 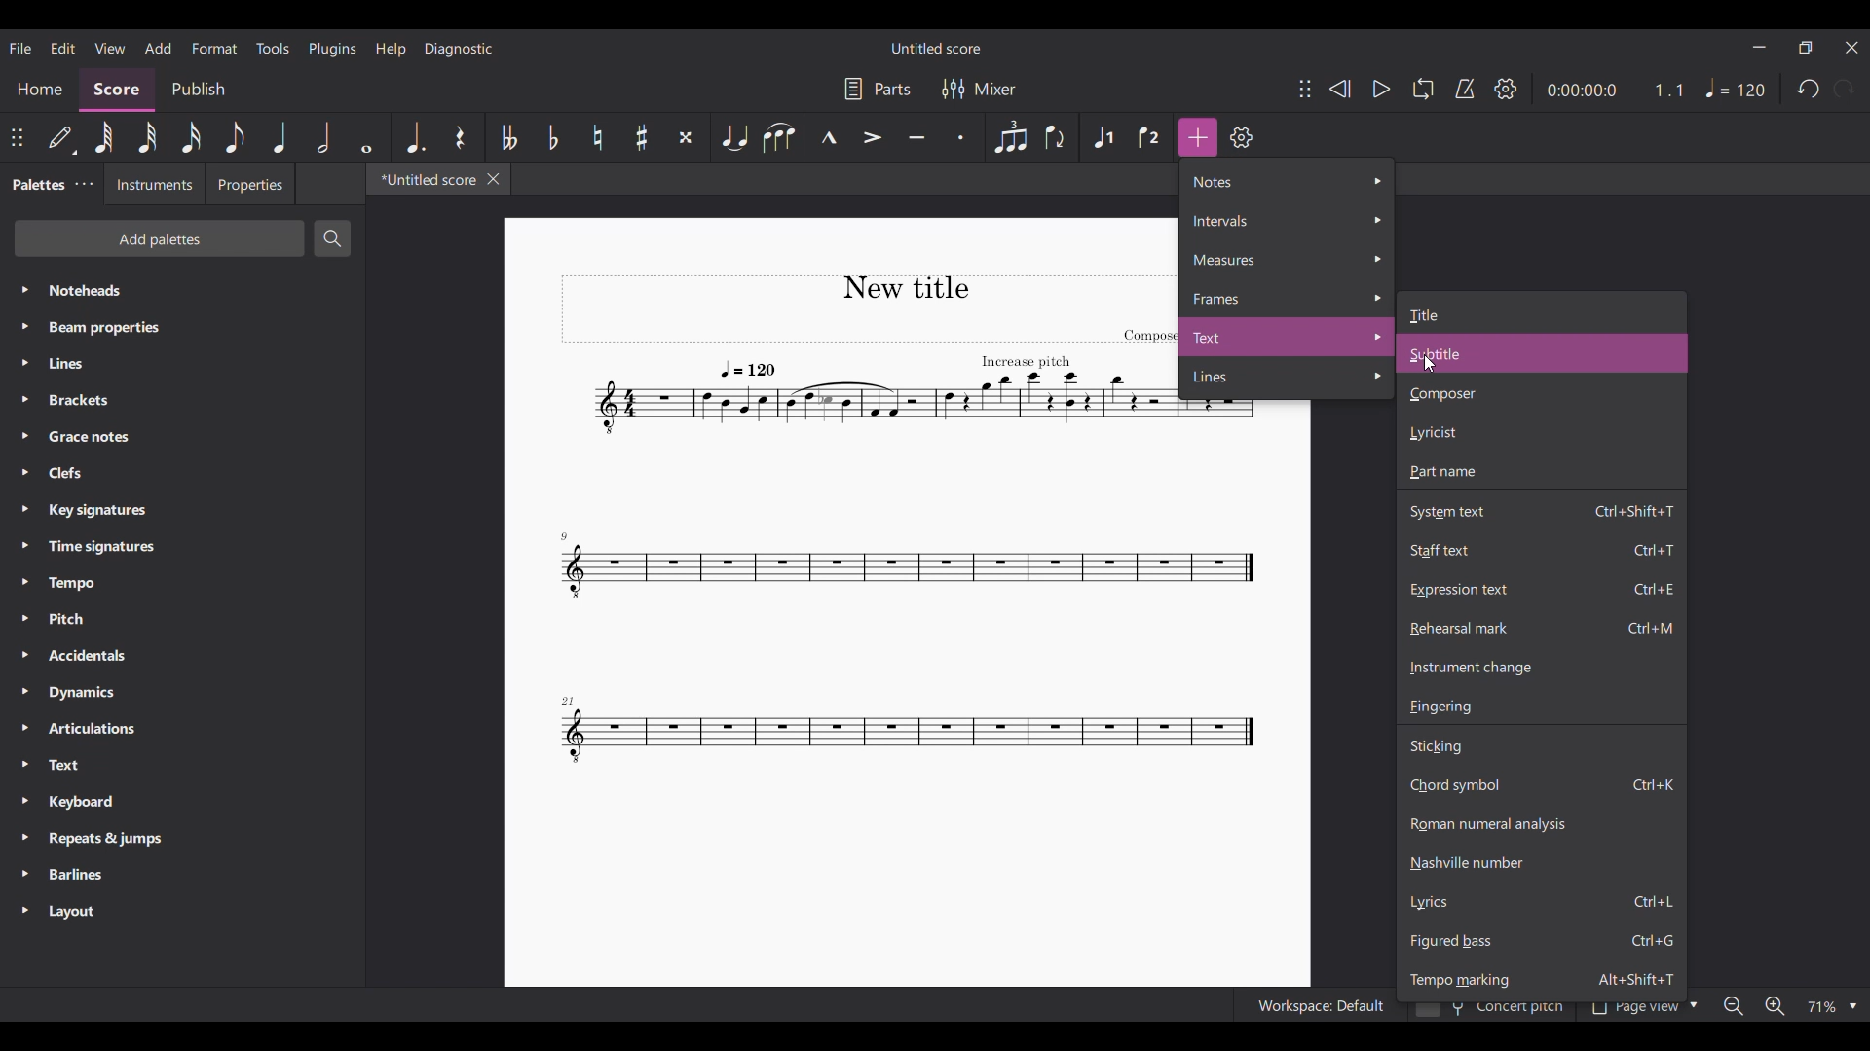 What do you see at coordinates (182, 619) in the screenshot?
I see `Pitch` at bounding box center [182, 619].